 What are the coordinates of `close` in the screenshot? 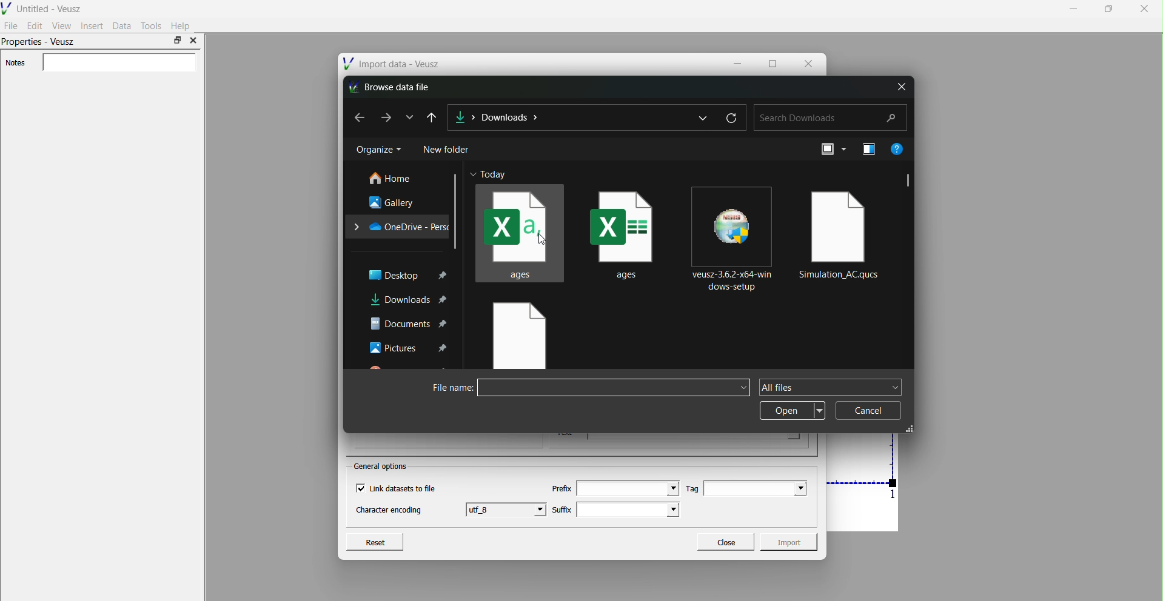 It's located at (1144, 10).